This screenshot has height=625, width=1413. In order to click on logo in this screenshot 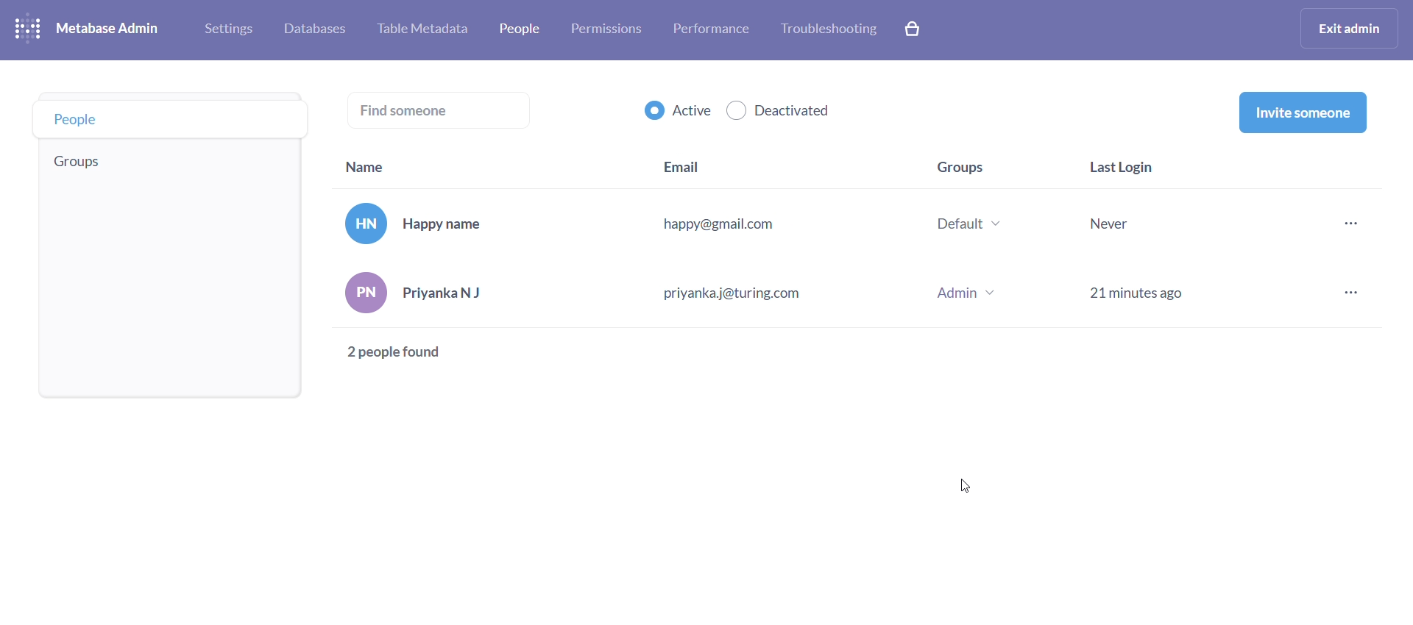, I will do `click(31, 30)`.